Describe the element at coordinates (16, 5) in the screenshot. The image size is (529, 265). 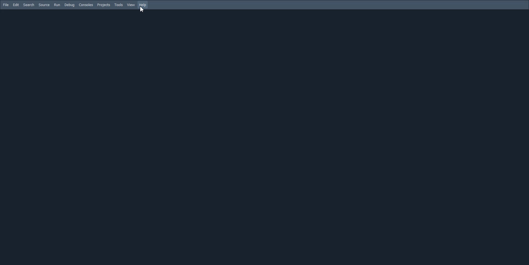
I see `Edit` at that location.